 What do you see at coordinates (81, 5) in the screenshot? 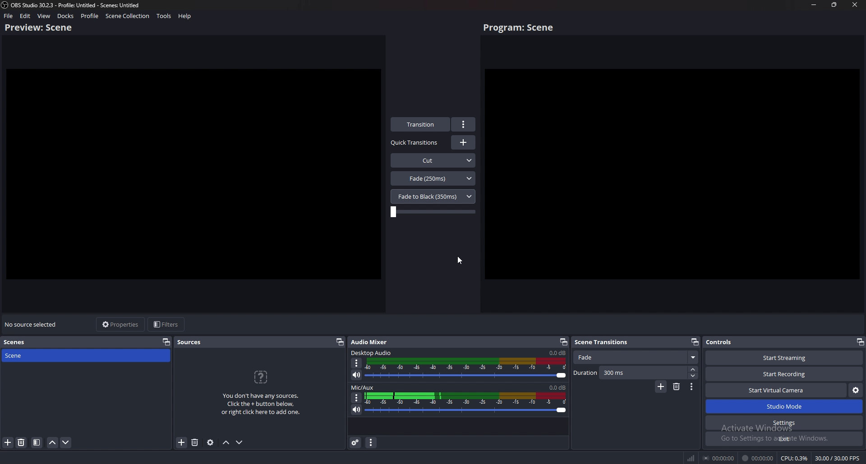
I see `) OBS 30.2.3 - Profile: Untitled - Scenes: Untitled` at bounding box center [81, 5].